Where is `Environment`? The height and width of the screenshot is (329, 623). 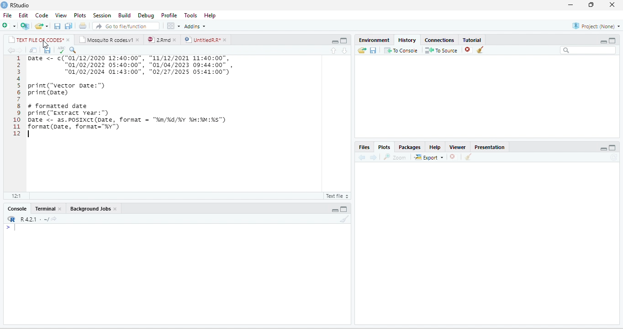
Environment is located at coordinates (375, 40).